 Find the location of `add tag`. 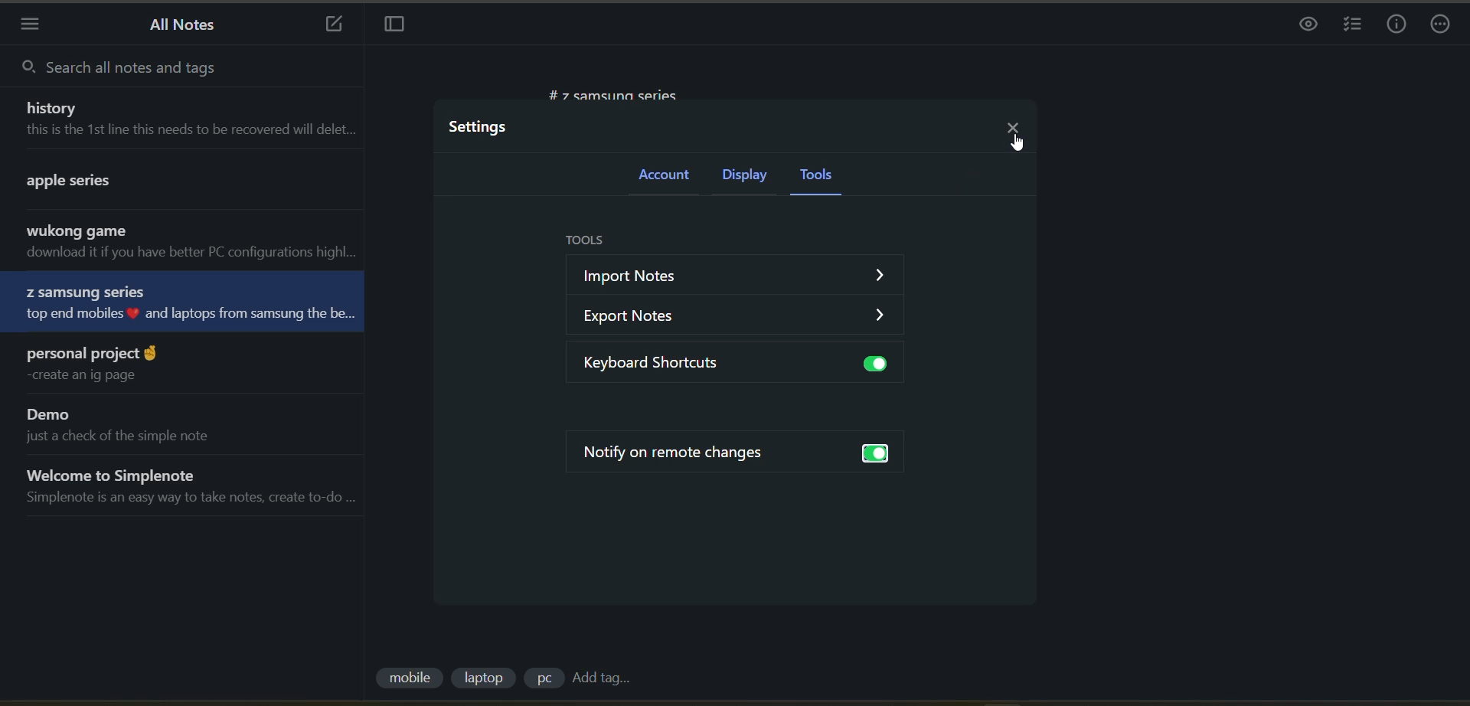

add tag is located at coordinates (606, 678).